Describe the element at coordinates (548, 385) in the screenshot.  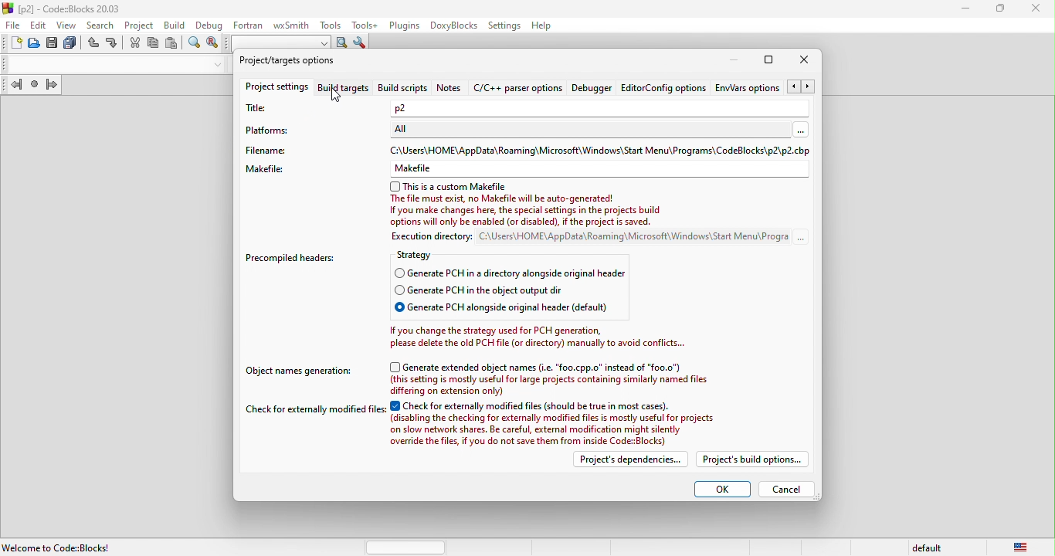
I see `(this setting is mostly useful for large projects containing similarly named files
differing on extension only)` at that location.